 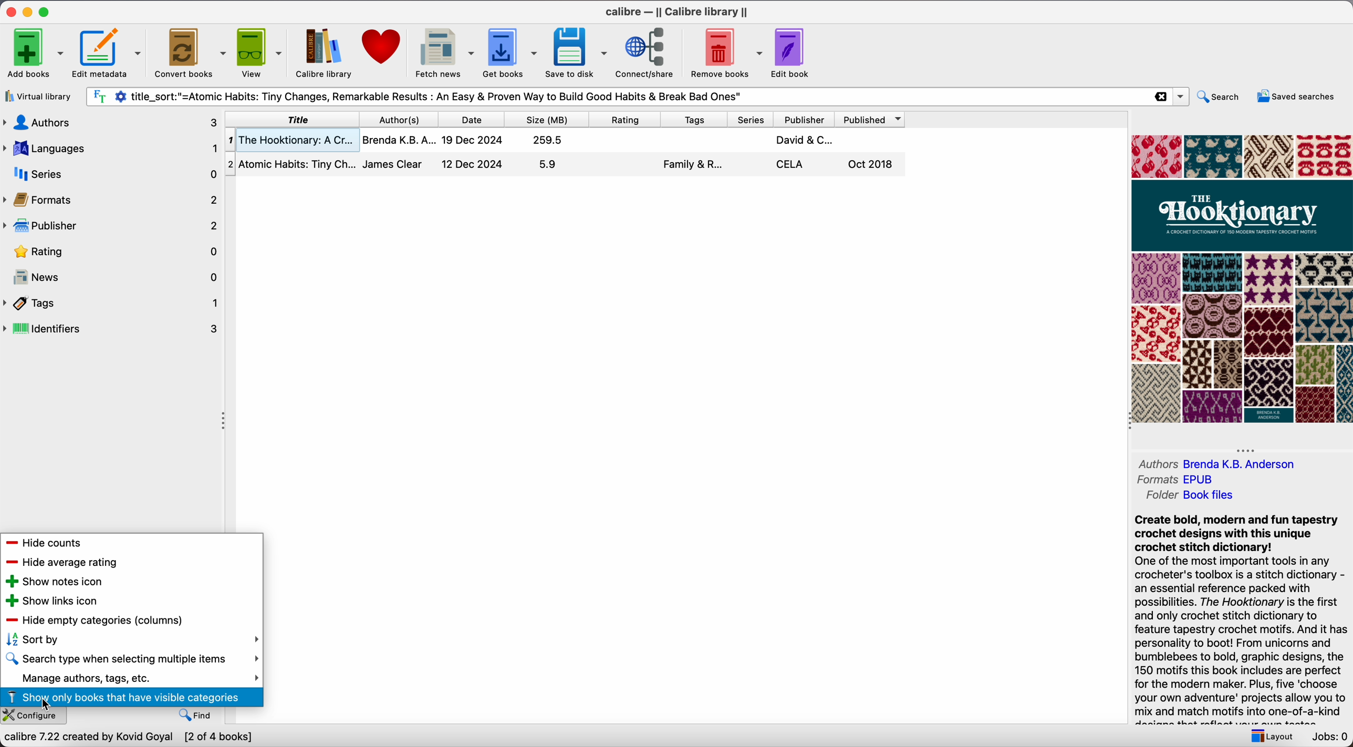 I want to click on close program, so click(x=8, y=12).